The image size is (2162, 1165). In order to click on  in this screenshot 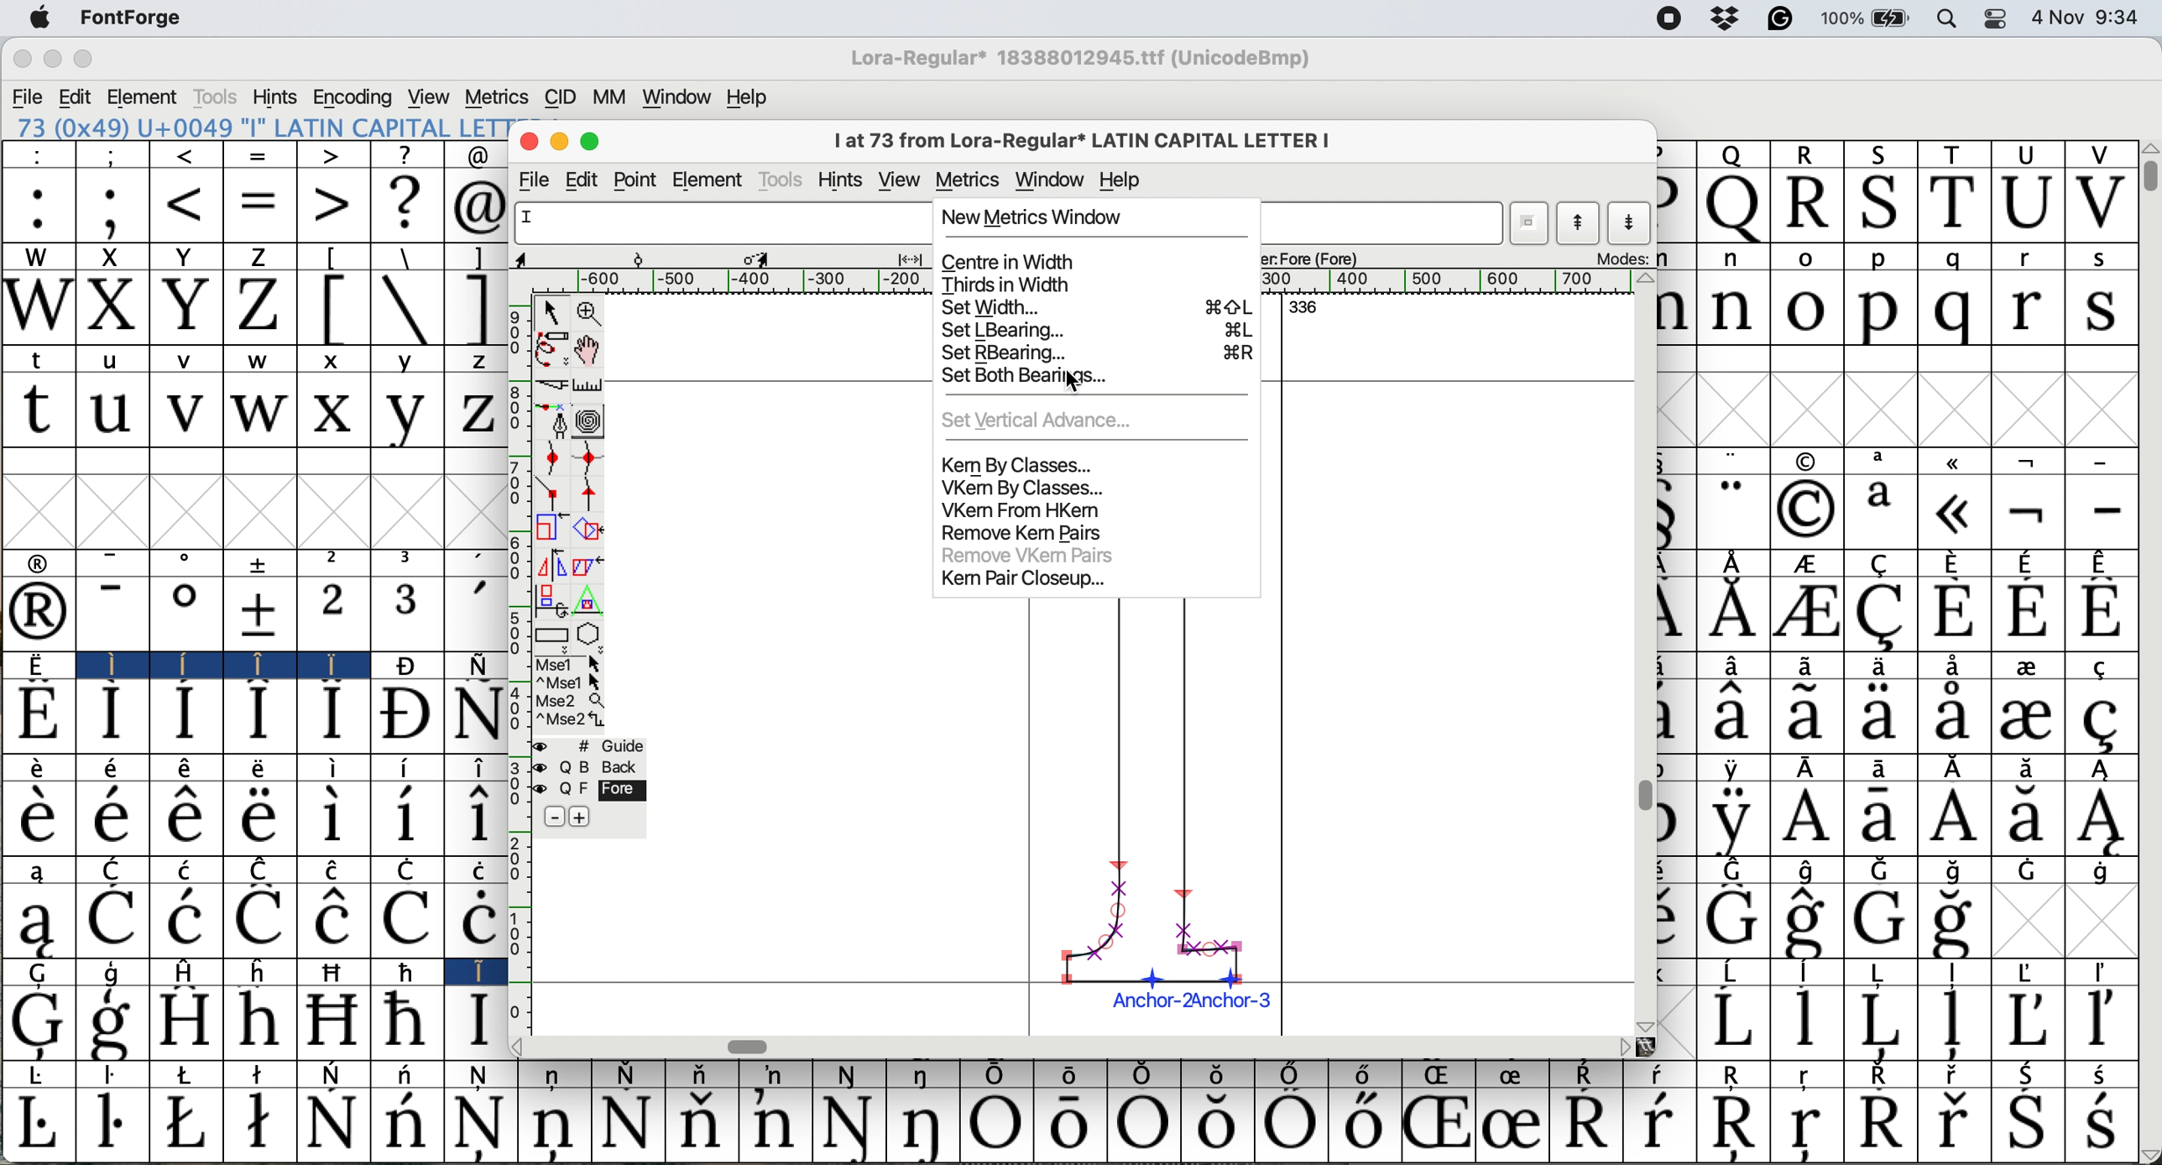, I will do `click(1620, 1046)`.